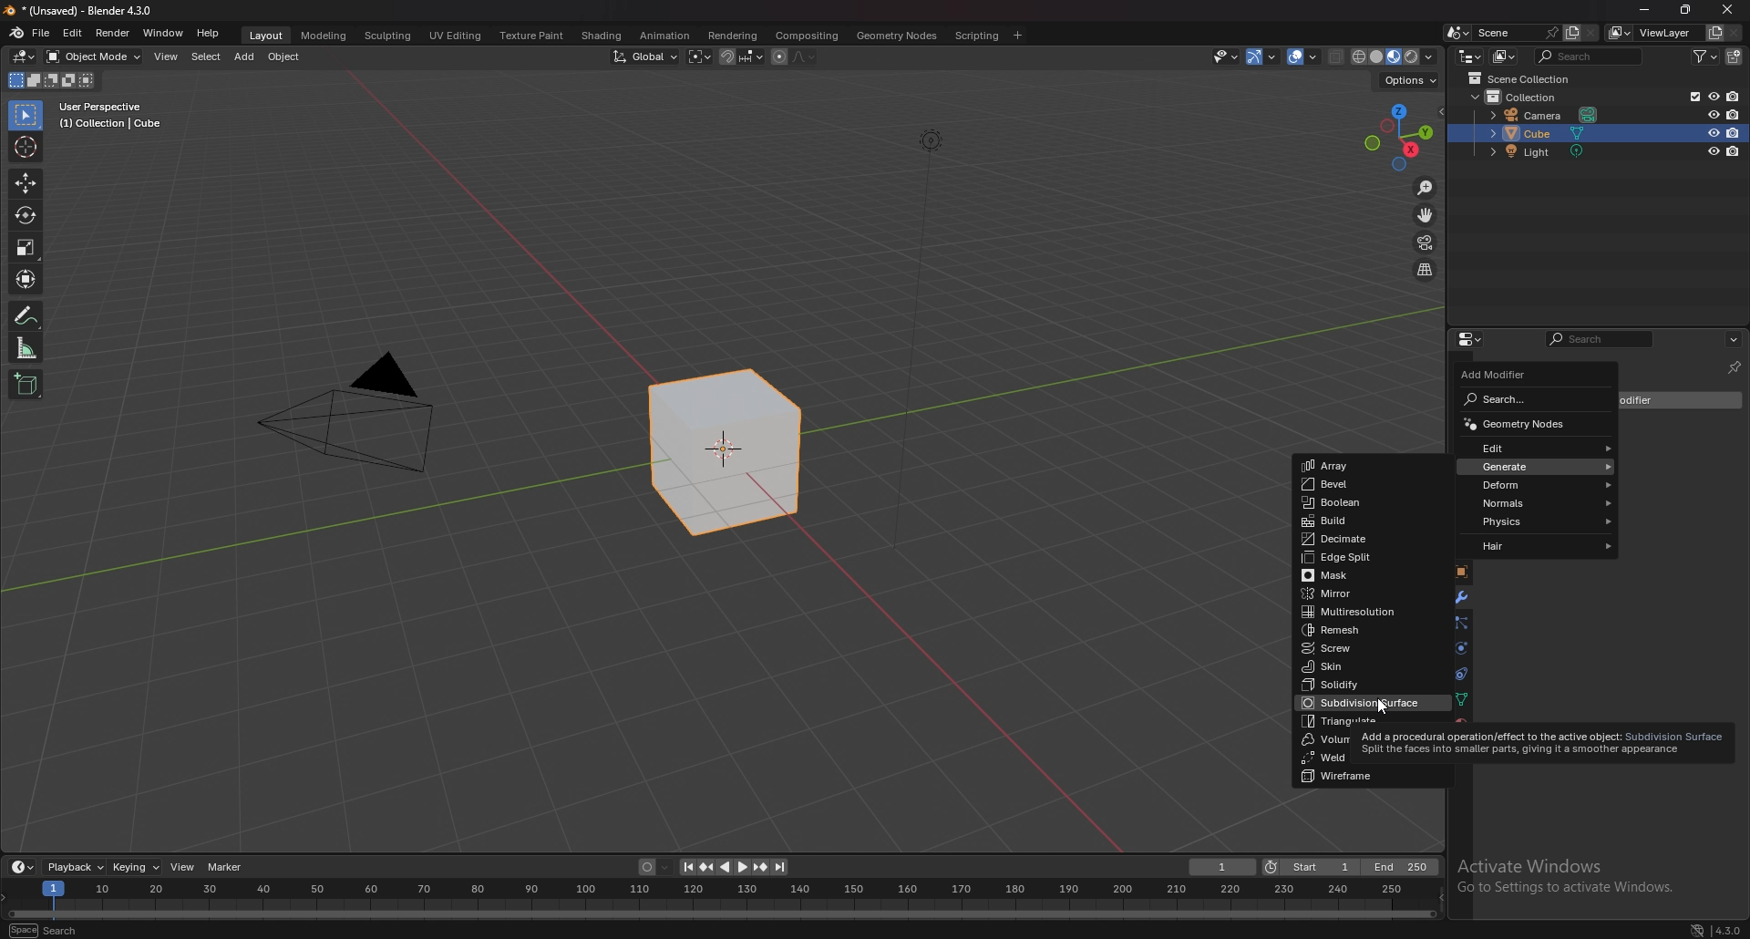  I want to click on modes, so click(51, 80).